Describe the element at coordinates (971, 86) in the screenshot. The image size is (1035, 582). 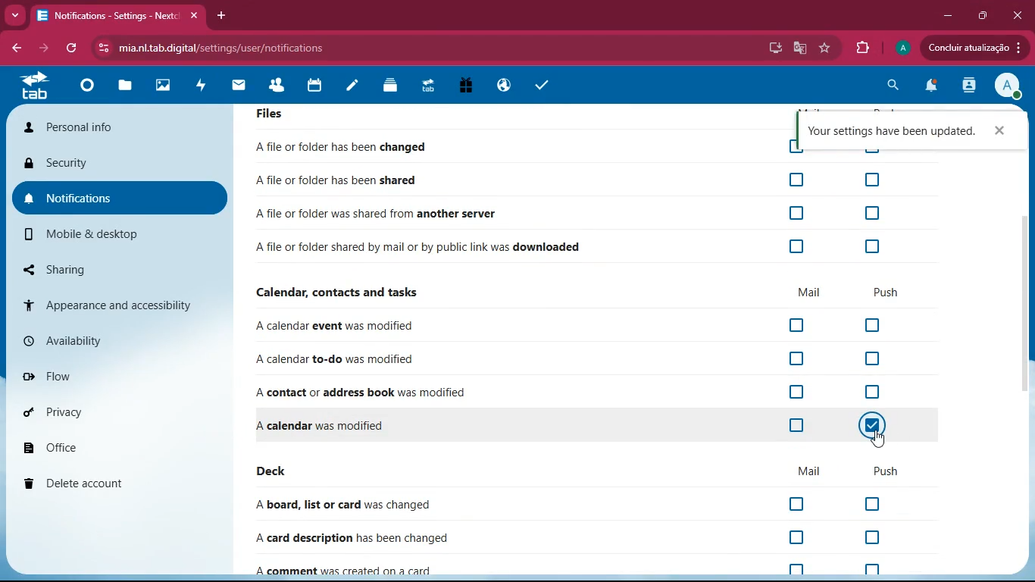
I see `activity` at that location.